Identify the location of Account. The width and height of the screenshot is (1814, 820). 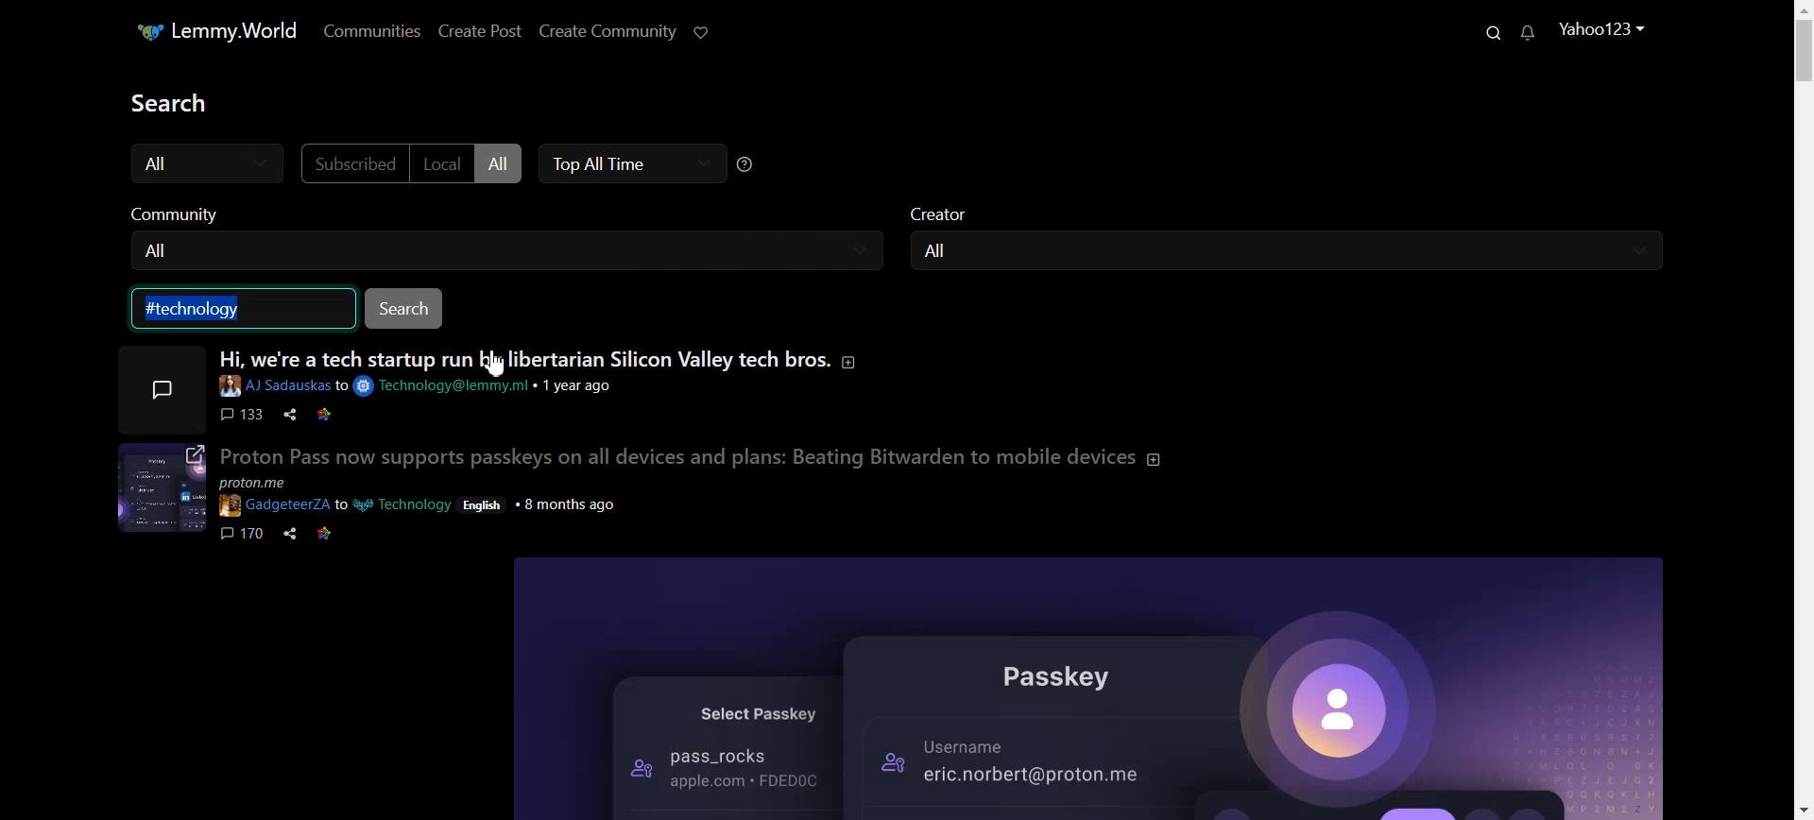
(1607, 30).